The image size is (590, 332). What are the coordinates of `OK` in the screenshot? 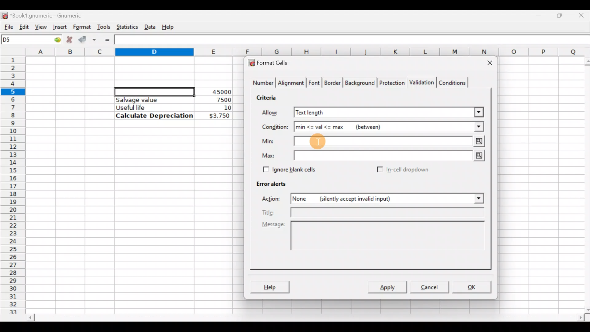 It's located at (472, 287).